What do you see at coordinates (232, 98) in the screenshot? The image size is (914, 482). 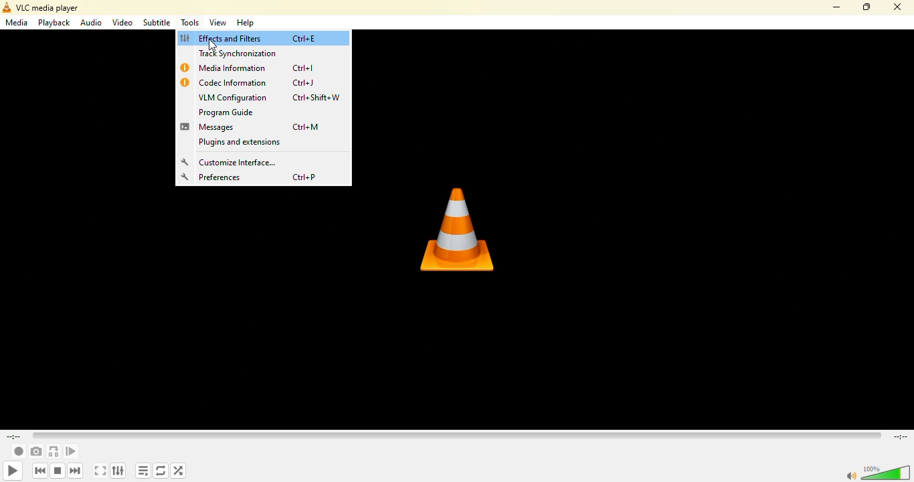 I see `vlm configuration` at bounding box center [232, 98].